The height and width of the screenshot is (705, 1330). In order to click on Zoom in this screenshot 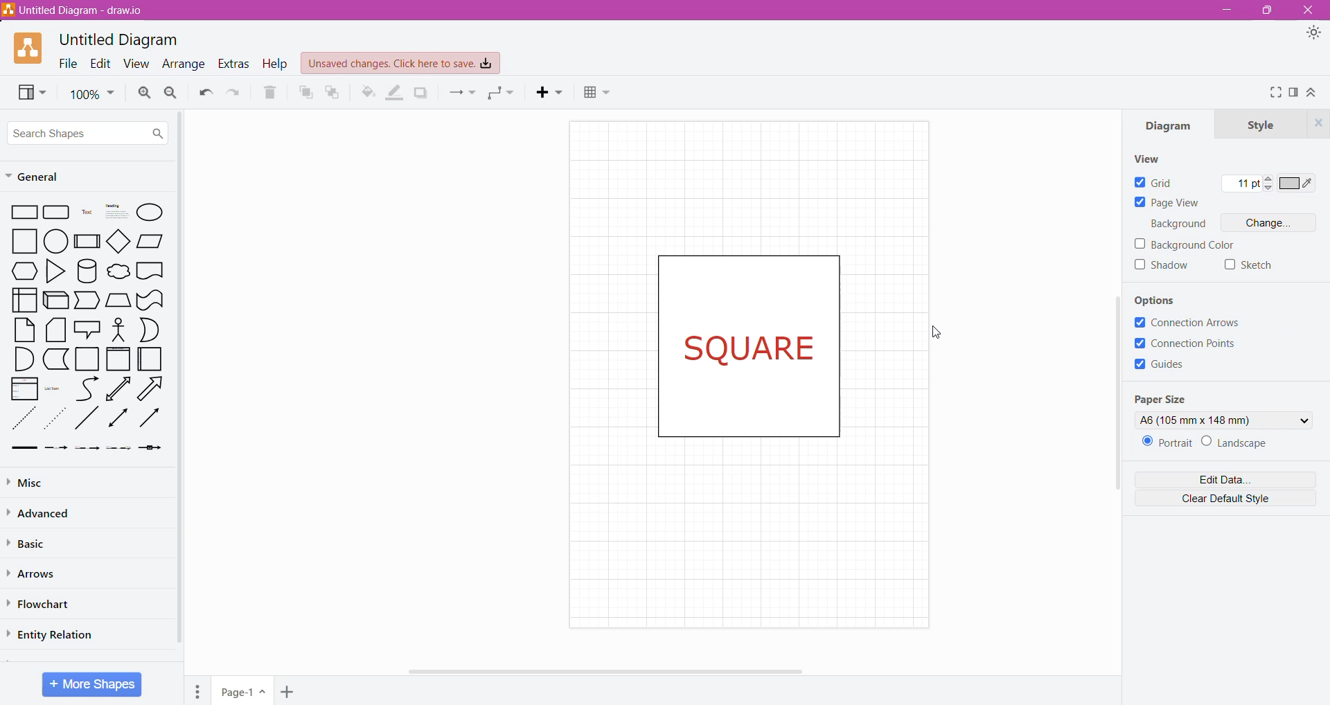, I will do `click(92, 90)`.